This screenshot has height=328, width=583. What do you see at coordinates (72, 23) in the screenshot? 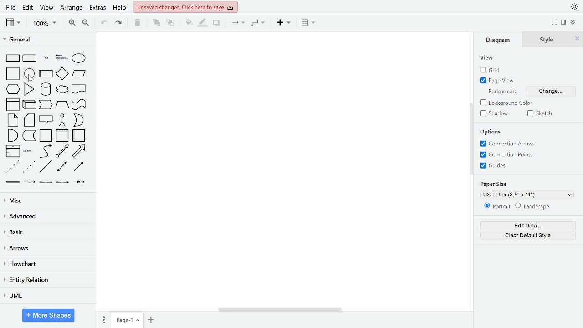
I see `zoom in` at bounding box center [72, 23].